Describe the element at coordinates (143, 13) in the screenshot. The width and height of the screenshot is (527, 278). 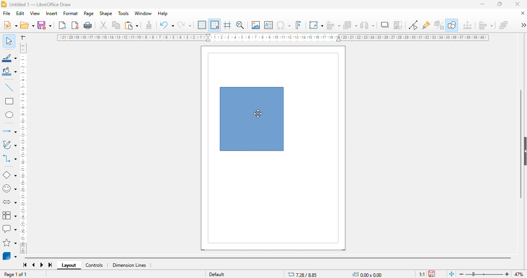
I see `window` at that location.